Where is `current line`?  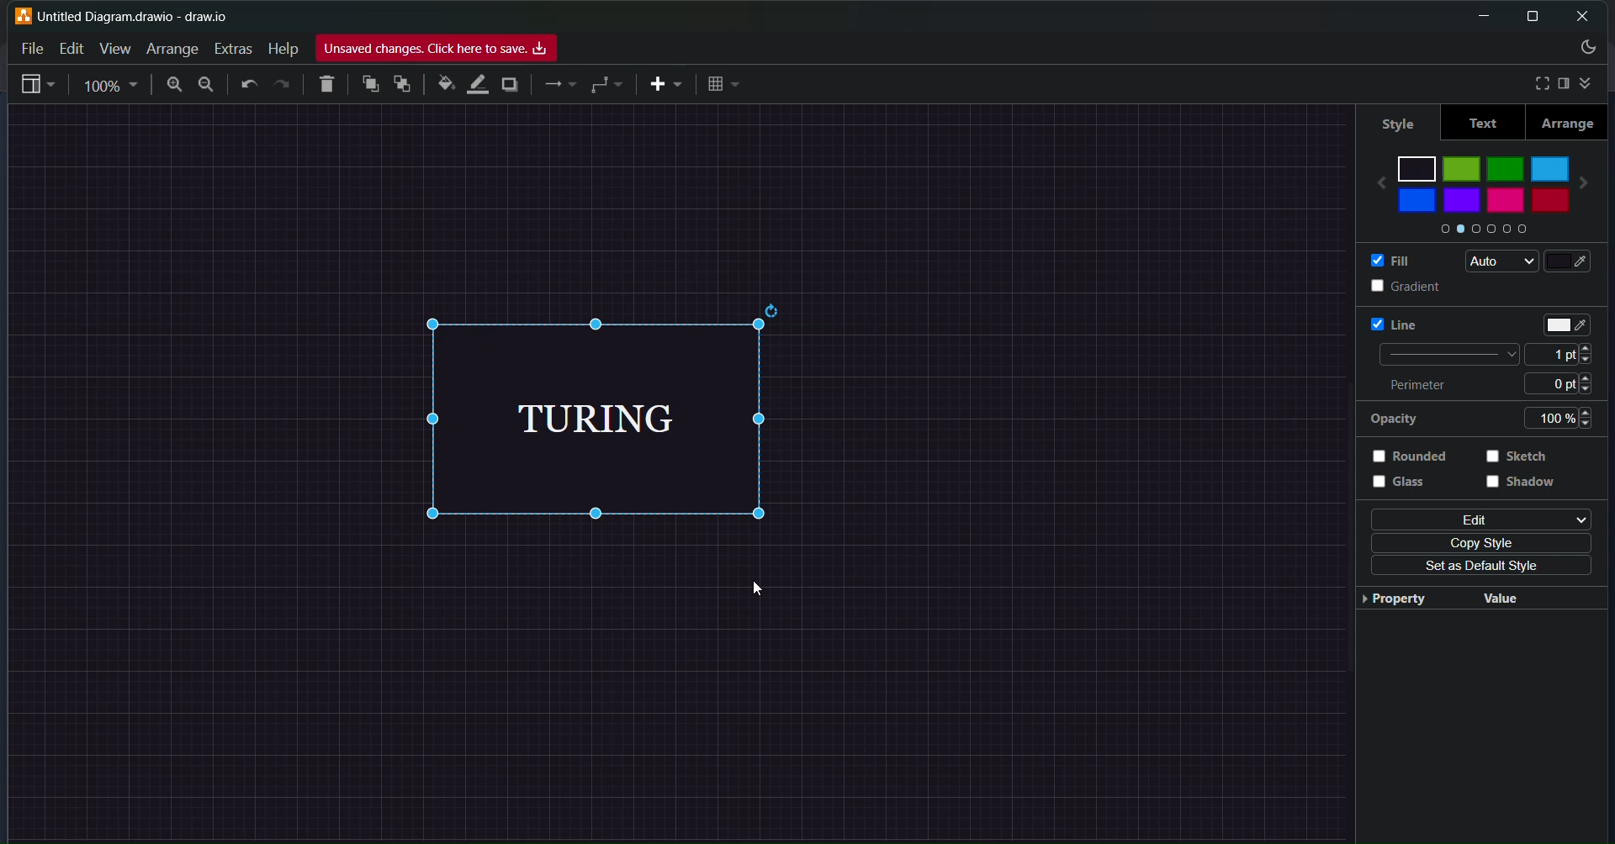
current line is located at coordinates (1444, 355).